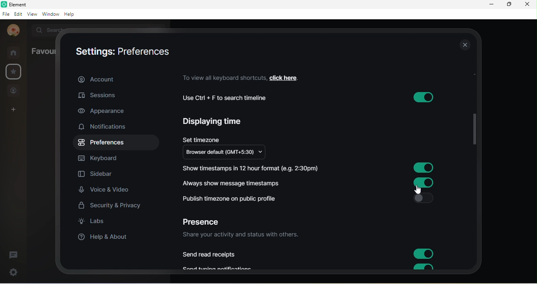 The width and height of the screenshot is (537, 284). Describe the element at coordinates (11, 272) in the screenshot. I see `quick settings` at that location.